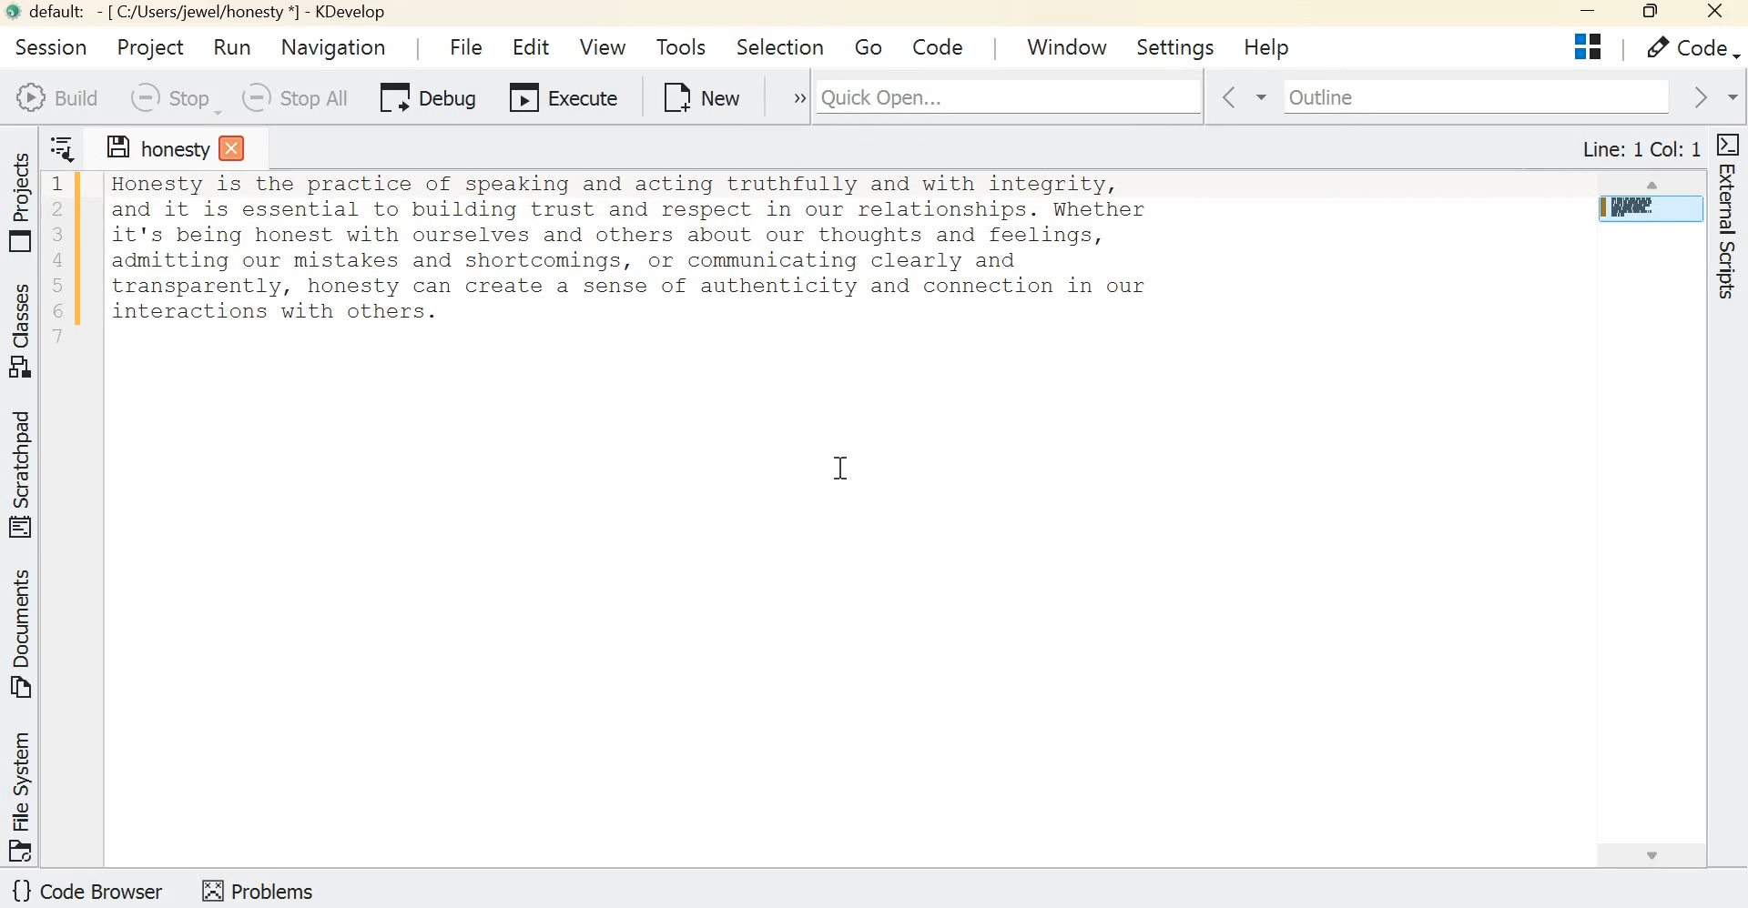  Describe the element at coordinates (869, 49) in the screenshot. I see `Go` at that location.